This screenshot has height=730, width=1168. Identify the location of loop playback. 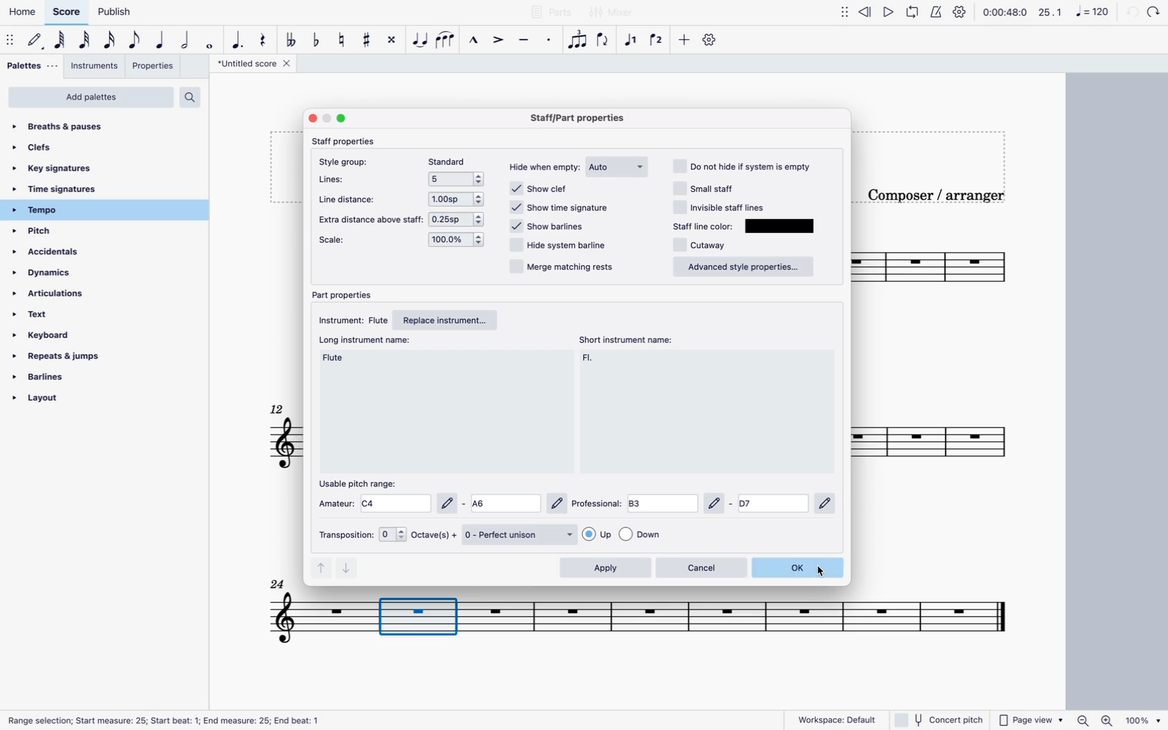
(914, 13).